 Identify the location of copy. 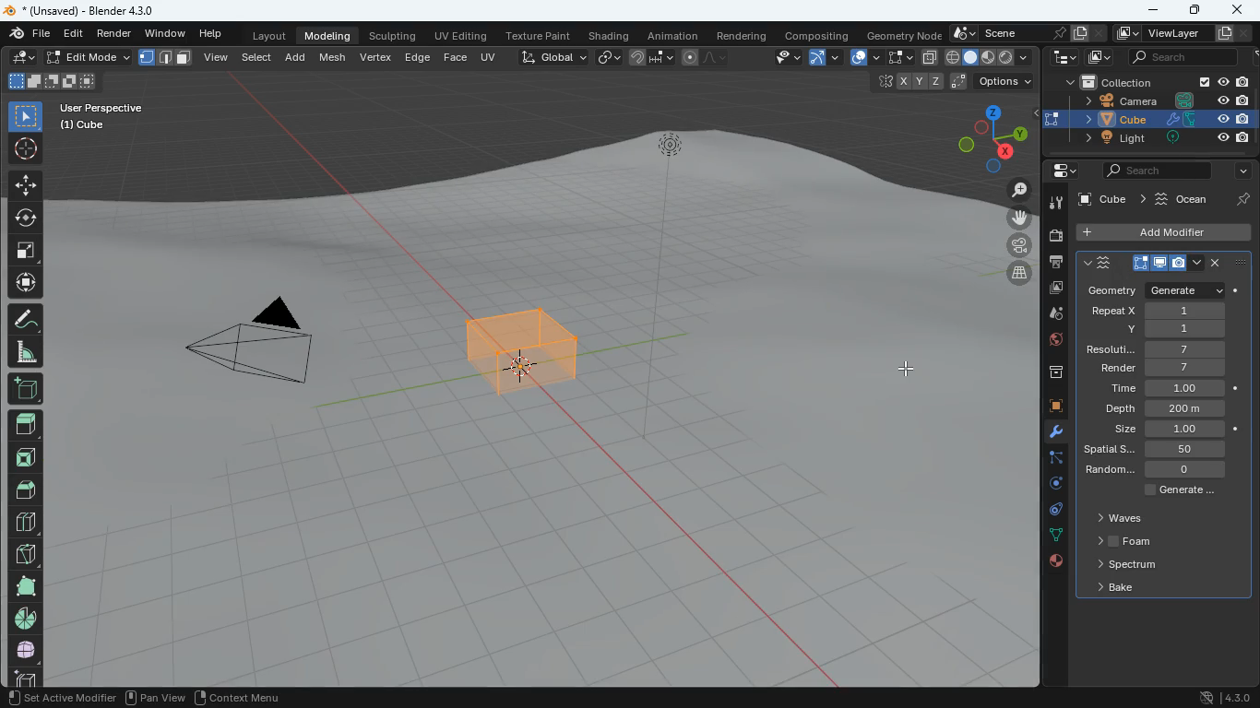
(930, 58).